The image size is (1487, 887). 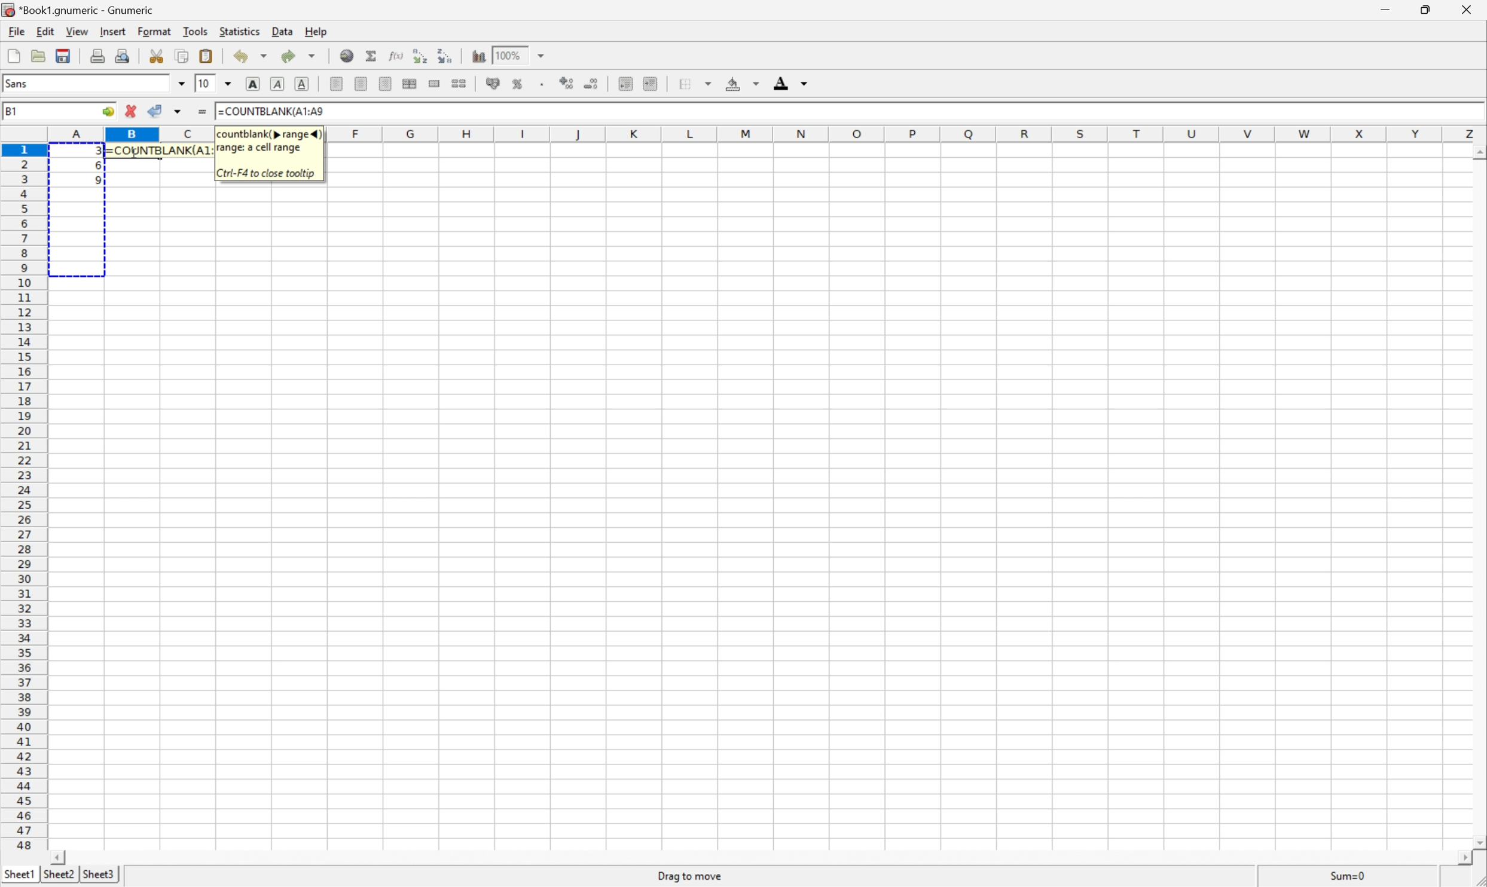 I want to click on Decrease indent, and align the contents to the left, so click(x=625, y=82).